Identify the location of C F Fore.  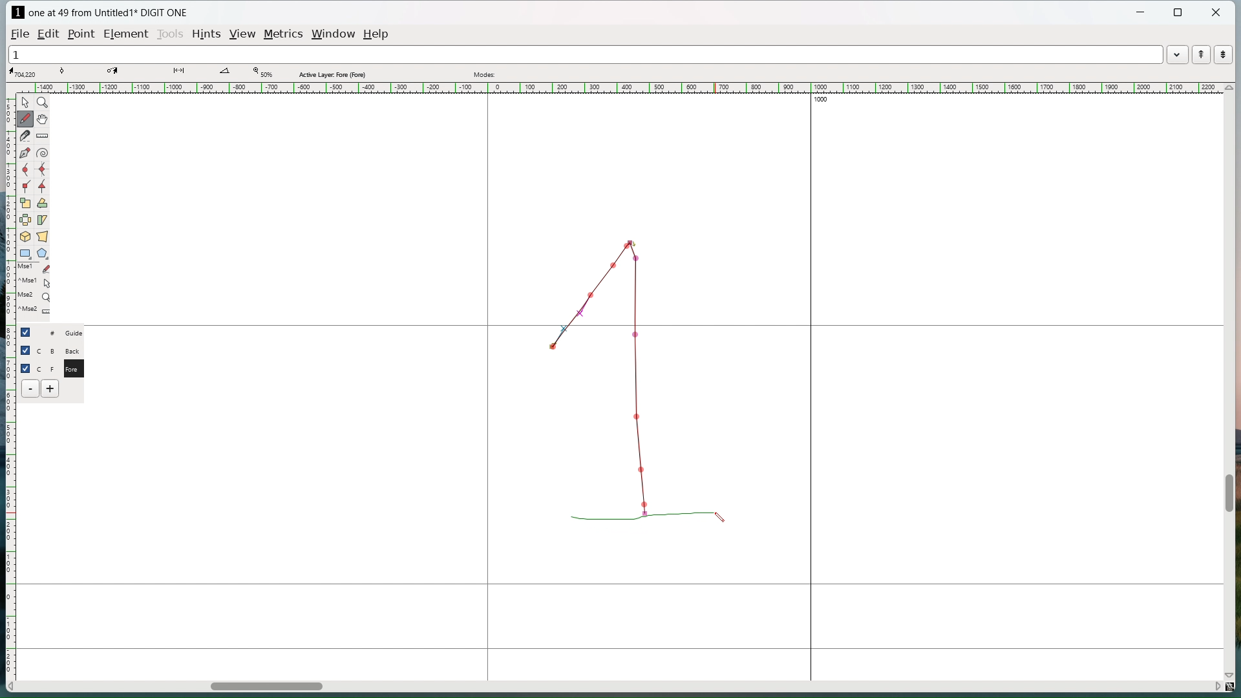
(61, 368).